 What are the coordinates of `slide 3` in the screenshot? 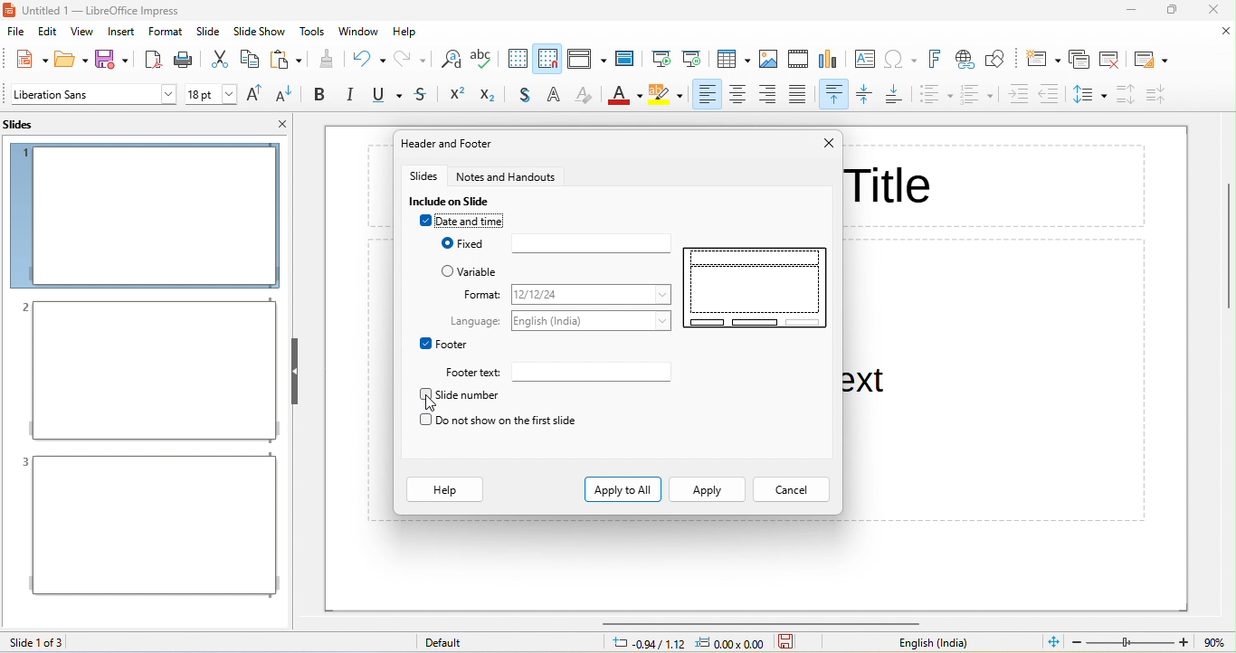 It's located at (147, 525).